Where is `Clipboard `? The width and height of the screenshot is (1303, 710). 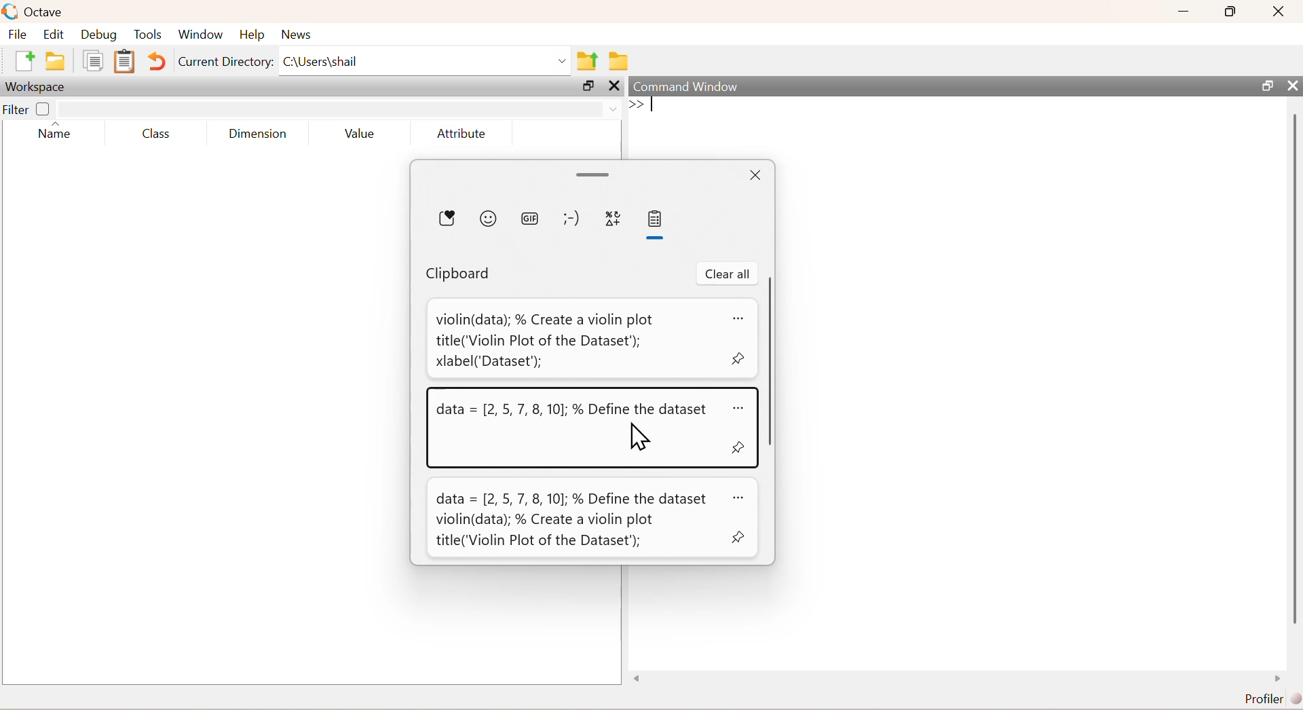
Clipboard  is located at coordinates (655, 219).